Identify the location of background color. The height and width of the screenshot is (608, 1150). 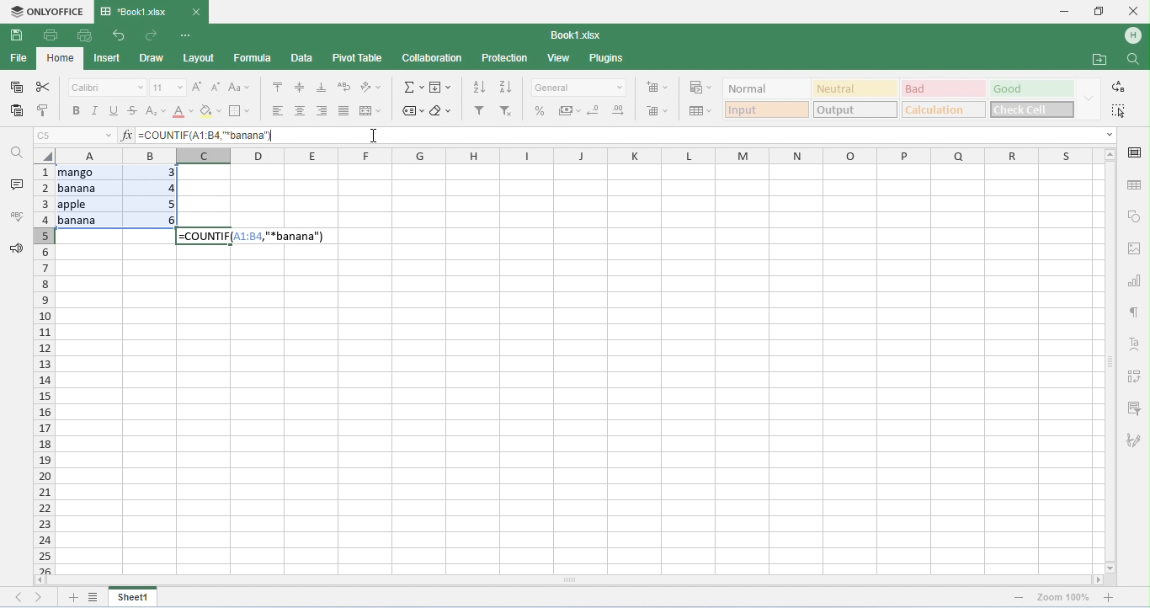
(209, 112).